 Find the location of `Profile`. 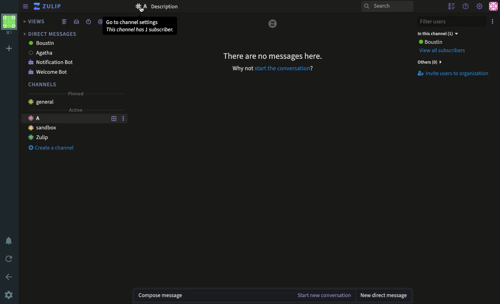

Profile is located at coordinates (493, 7).